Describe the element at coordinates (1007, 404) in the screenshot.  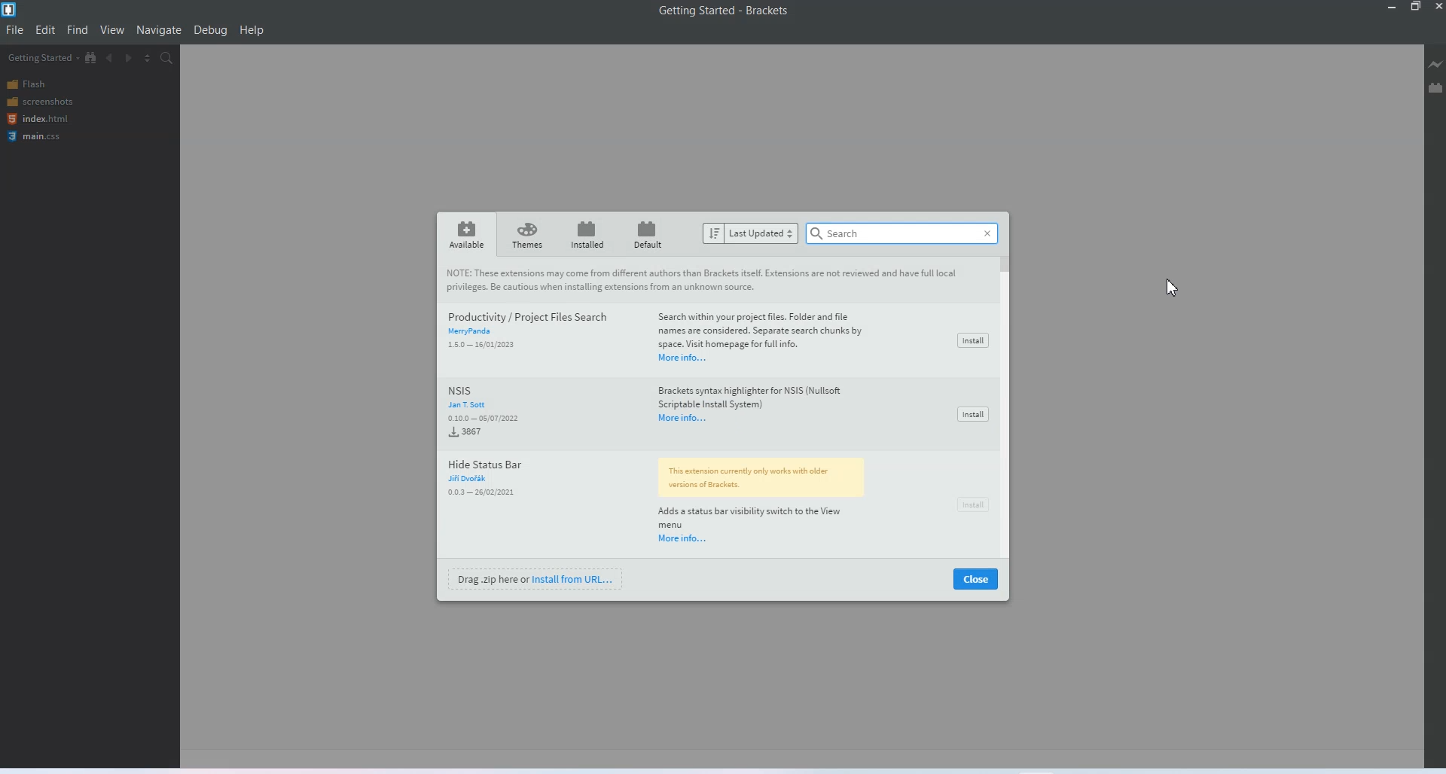
I see `Vertical scroll bar` at that location.